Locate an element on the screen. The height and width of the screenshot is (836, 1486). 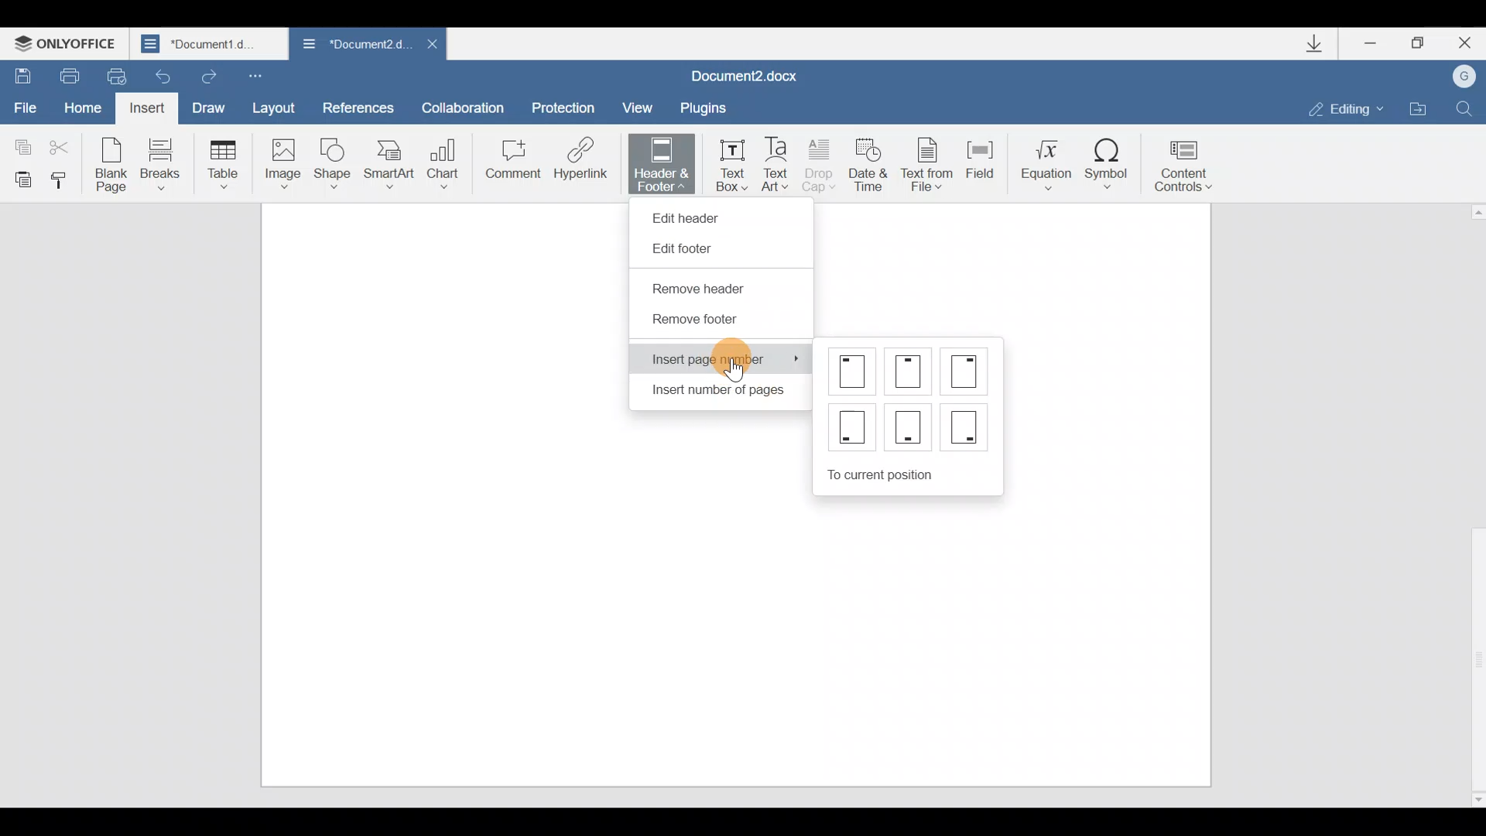
Layout is located at coordinates (279, 108).